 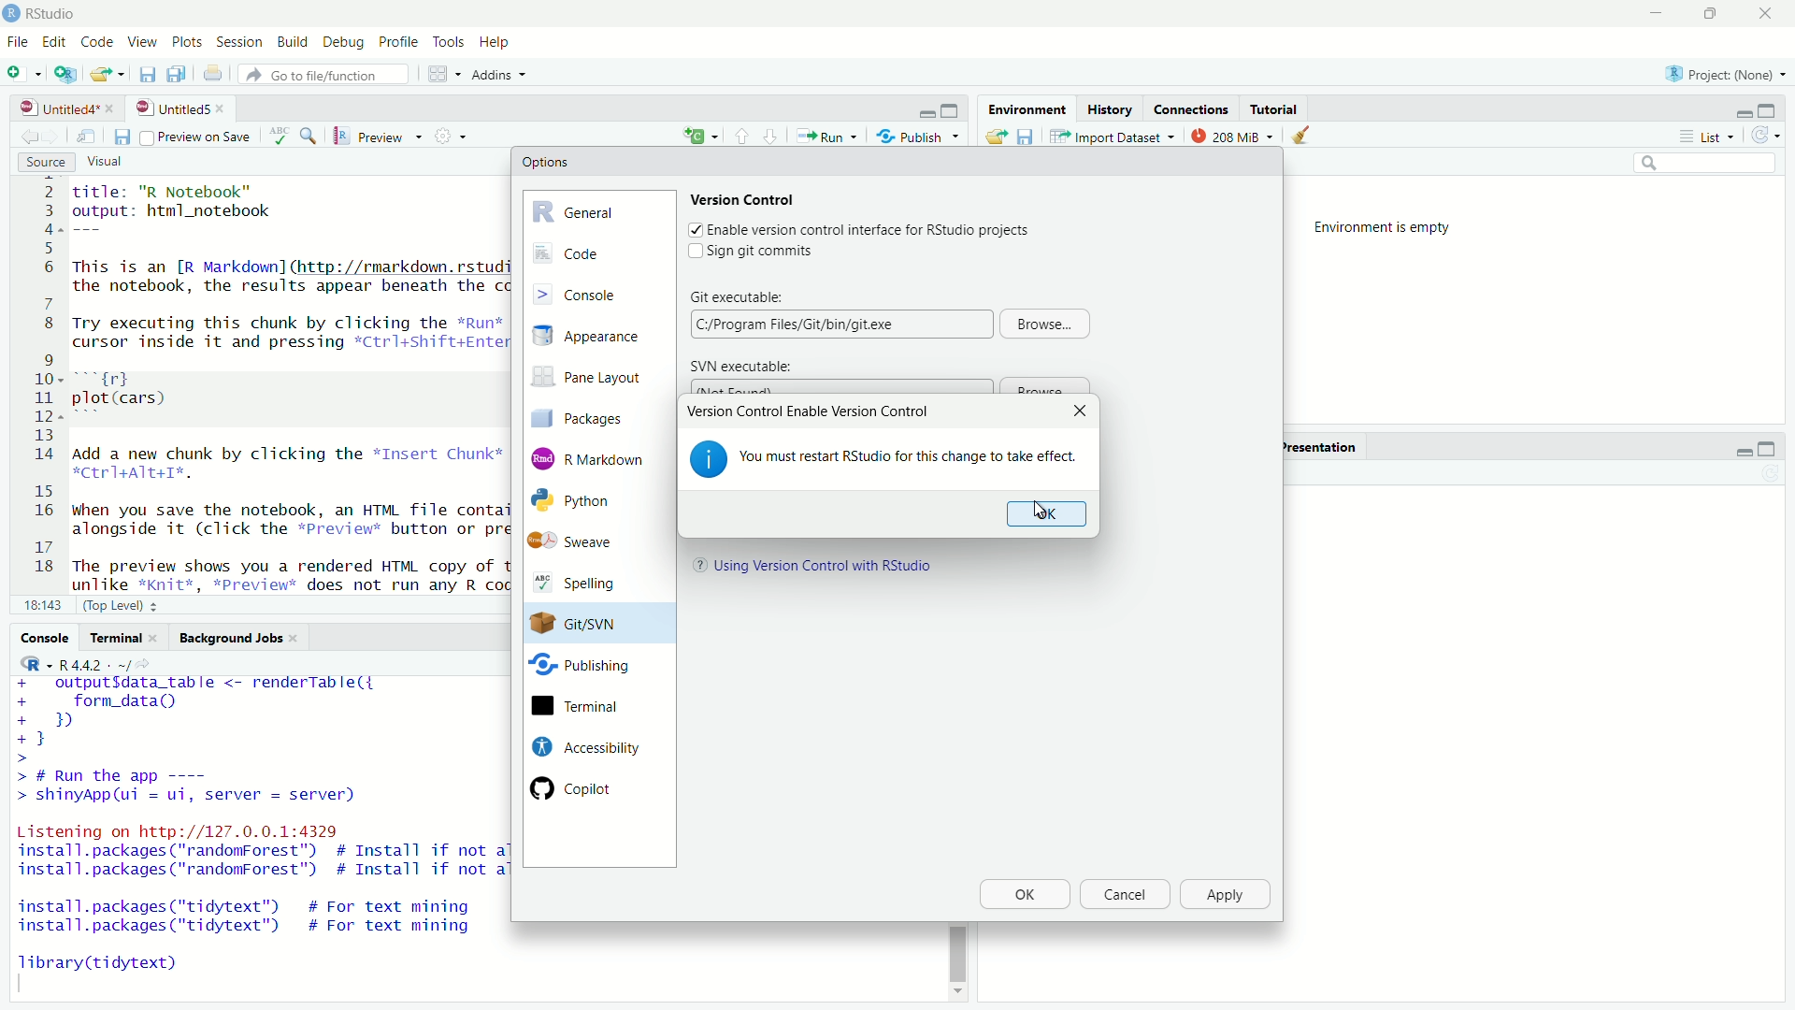 What do you see at coordinates (257, 834) in the screenshot?
I see `+ outputfdata_table <- renderTable({+ form_data()+B+}>> # Run the app ----> shinyApp(ui = ui, server = server)Listening on http://127.0.0.1:4329install.packages ("randomForest") # Install if not already installedinstall.packages ("randomForest") # Install if not already installedinstall.packages ("tidytext") # For text mininginstall.packages ("tidytext") # For text miningTibrary(tidytext)` at bounding box center [257, 834].